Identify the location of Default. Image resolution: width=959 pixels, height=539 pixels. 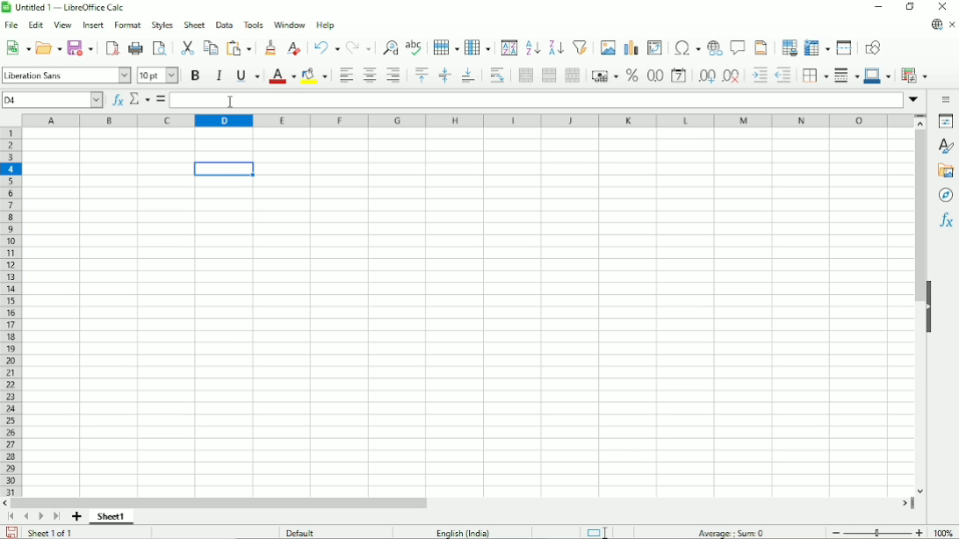
(299, 532).